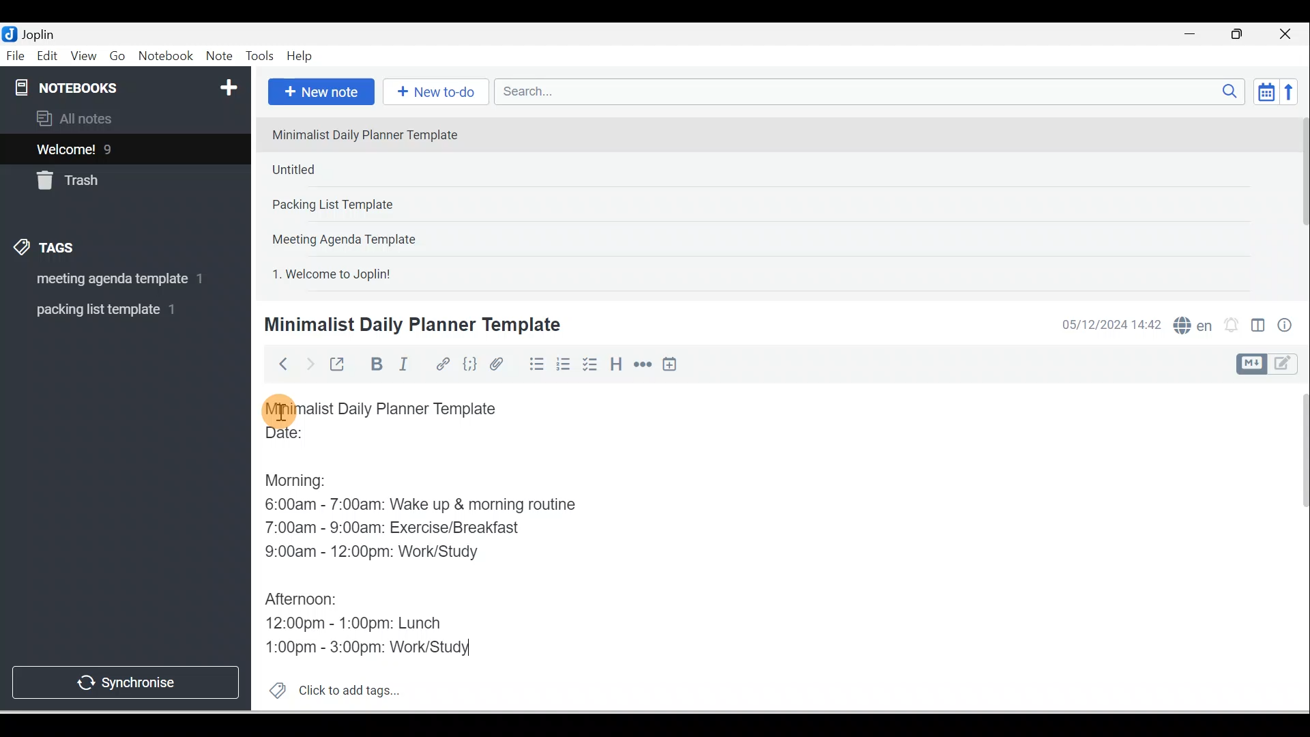 Image resolution: width=1310 pixels, height=737 pixels. I want to click on Minimalist Daily Planner Template, so click(394, 409).